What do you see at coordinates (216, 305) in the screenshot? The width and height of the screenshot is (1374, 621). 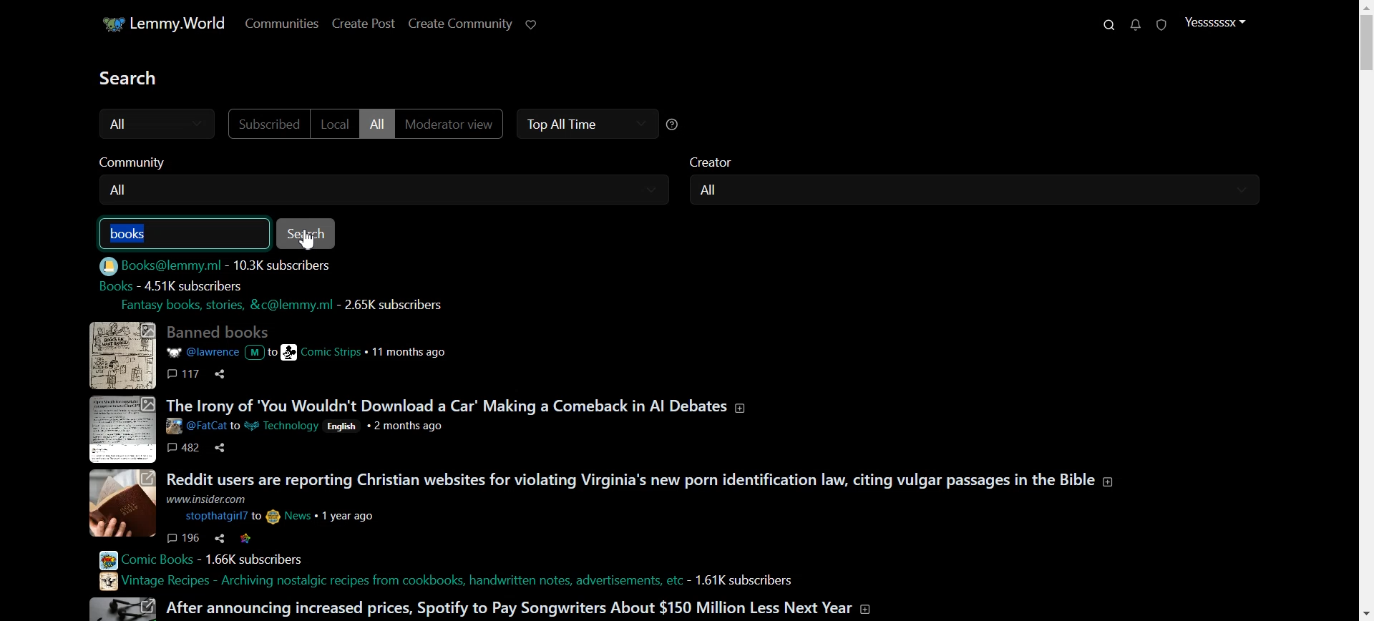 I see `link` at bounding box center [216, 305].